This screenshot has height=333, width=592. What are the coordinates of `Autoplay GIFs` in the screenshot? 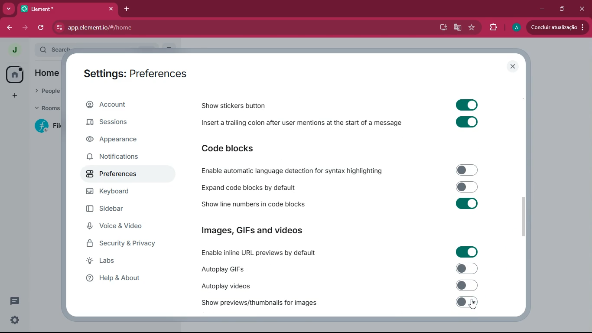 It's located at (227, 268).